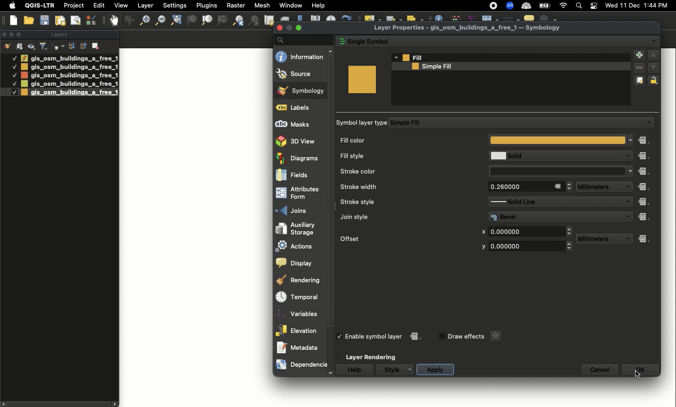 This screenshot has height=407, width=676. What do you see at coordinates (639, 68) in the screenshot?
I see `Remove` at bounding box center [639, 68].